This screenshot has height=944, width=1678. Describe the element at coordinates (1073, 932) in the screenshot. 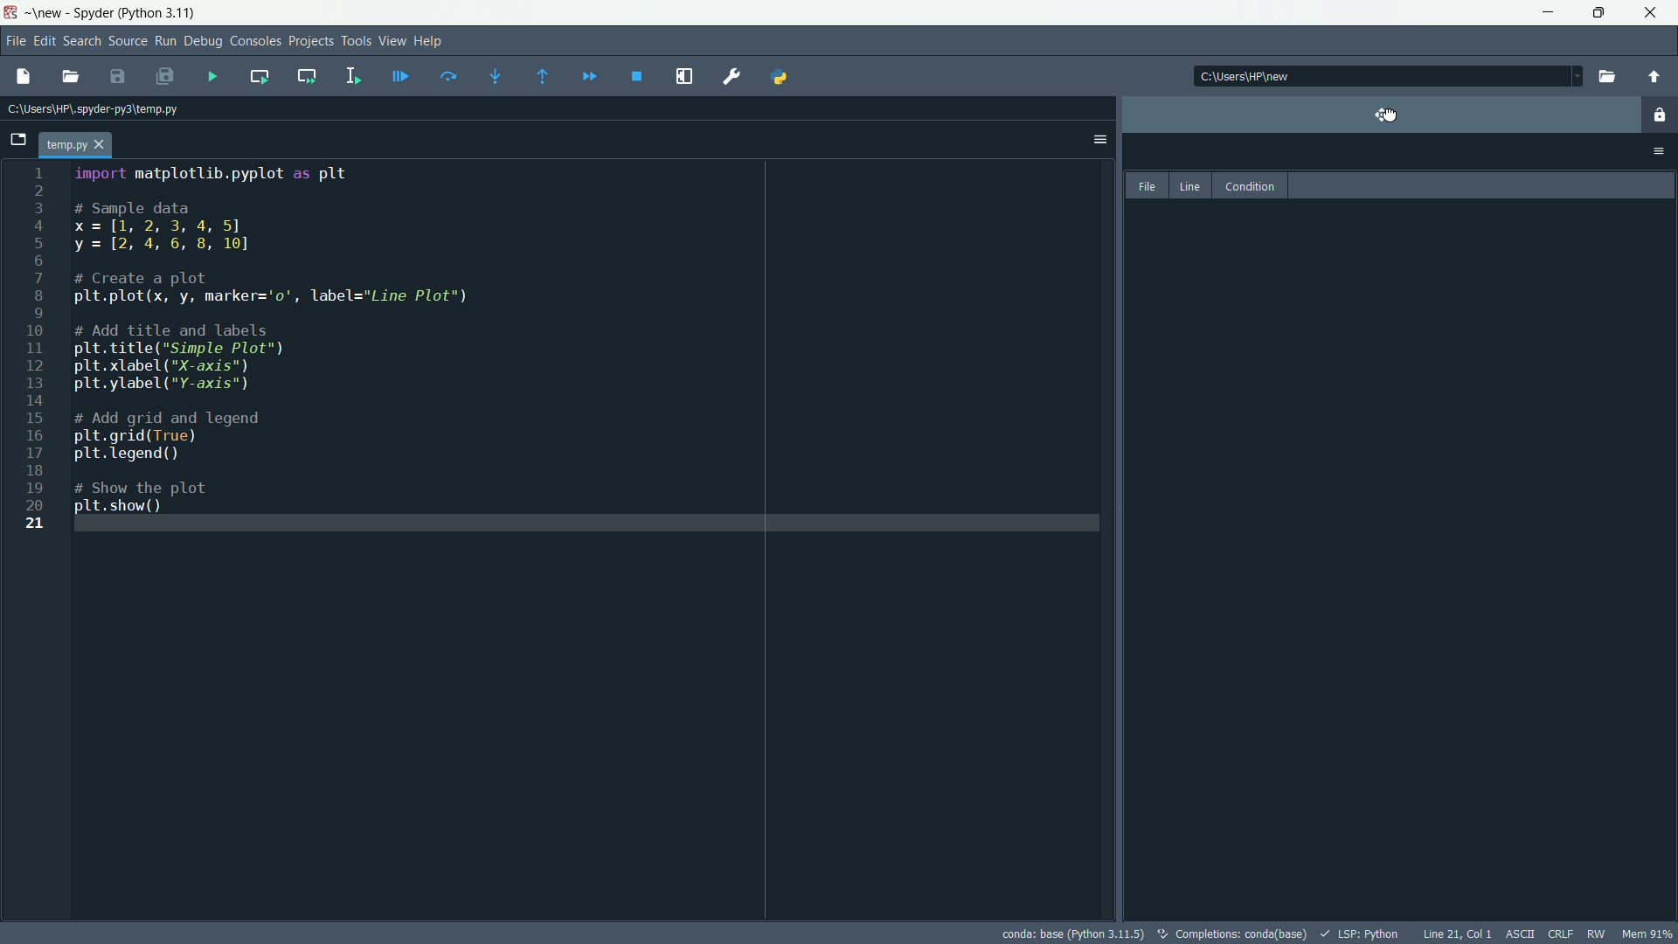

I see `conda: base (Python 3.11.5)` at that location.